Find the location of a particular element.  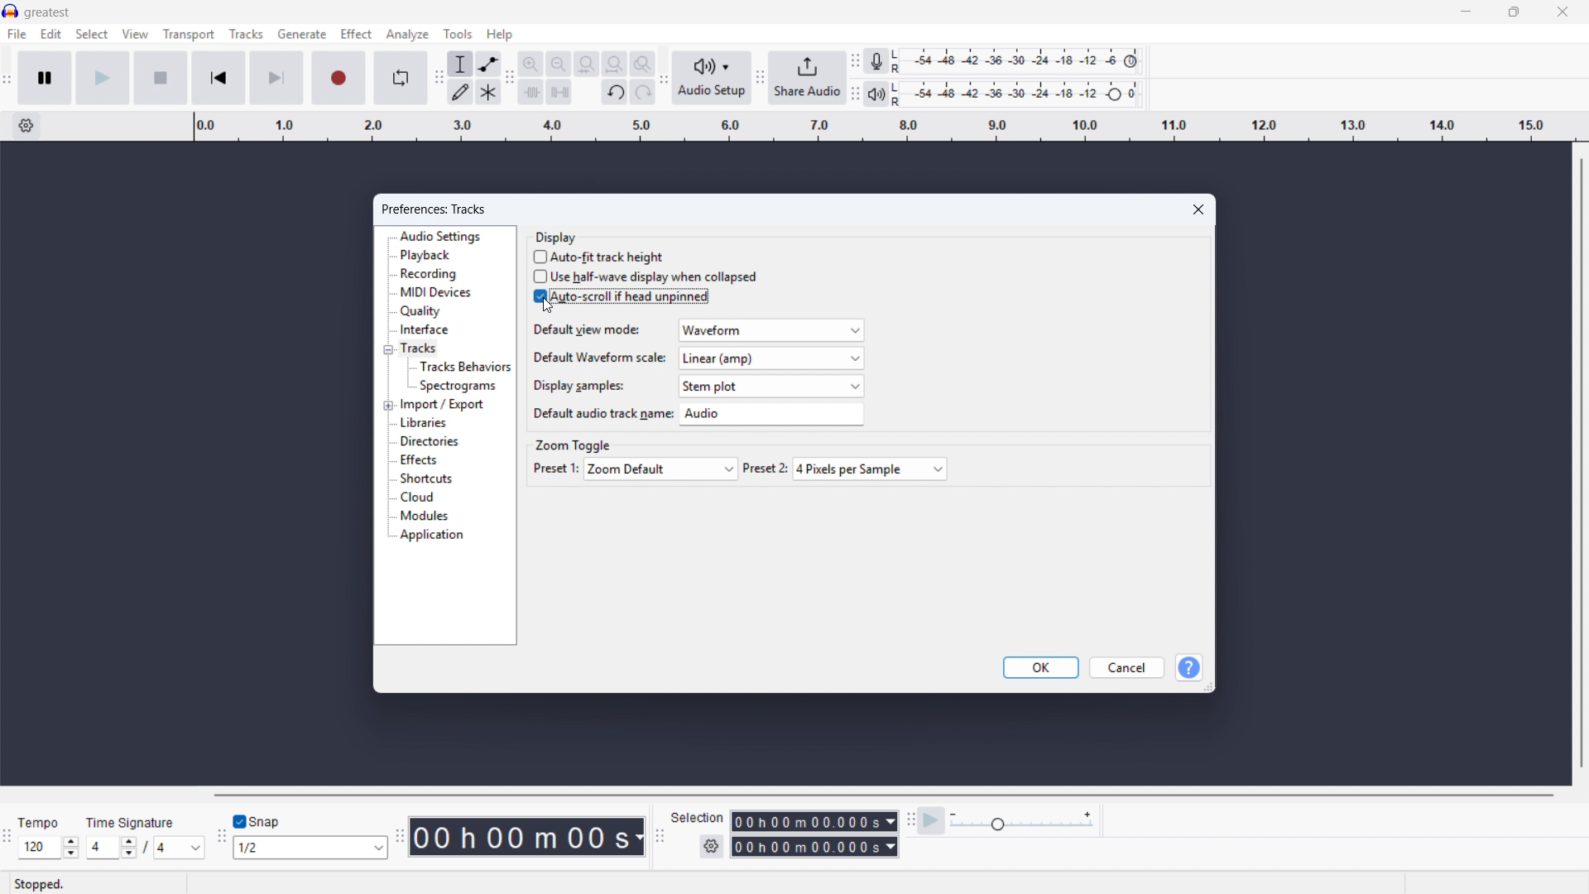

Maximise  is located at coordinates (1514, 12).